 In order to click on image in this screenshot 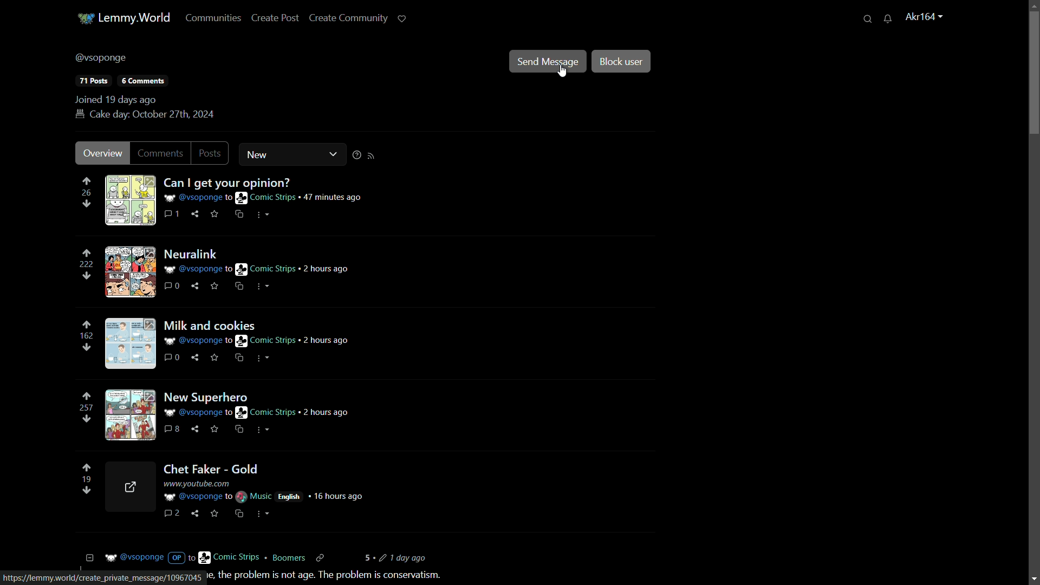, I will do `click(131, 414)`.